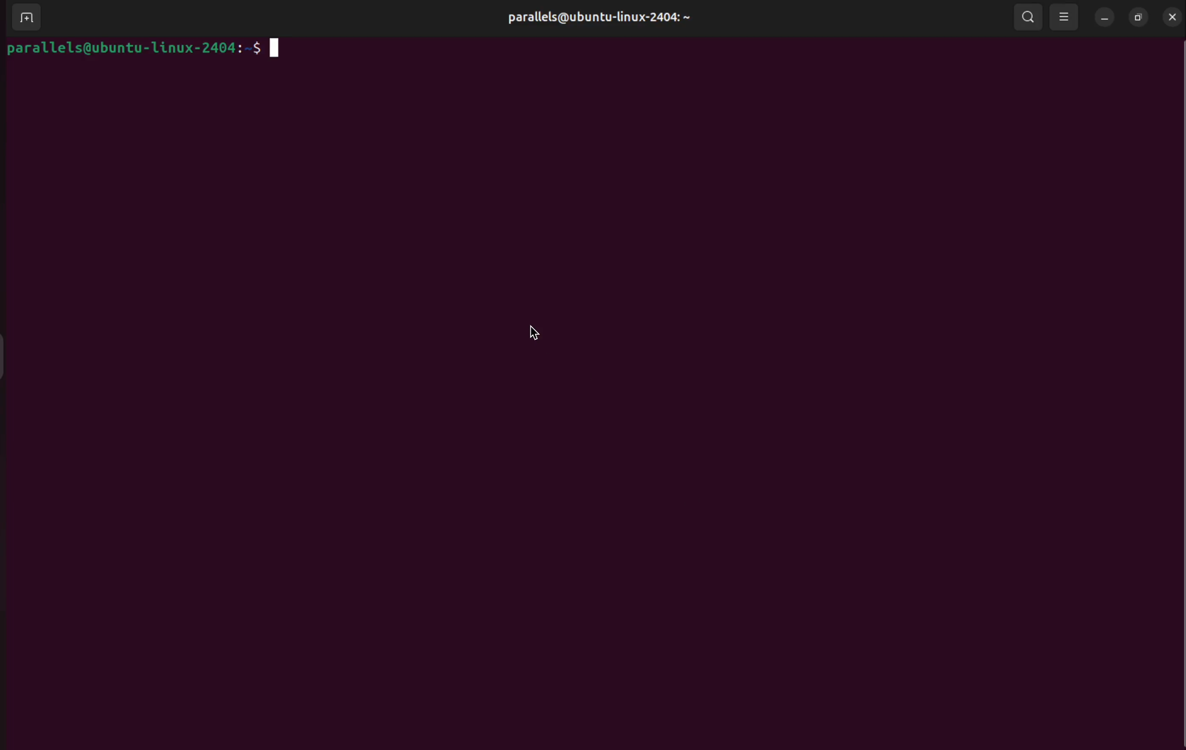 This screenshot has width=1186, height=750. I want to click on resize, so click(1136, 17).